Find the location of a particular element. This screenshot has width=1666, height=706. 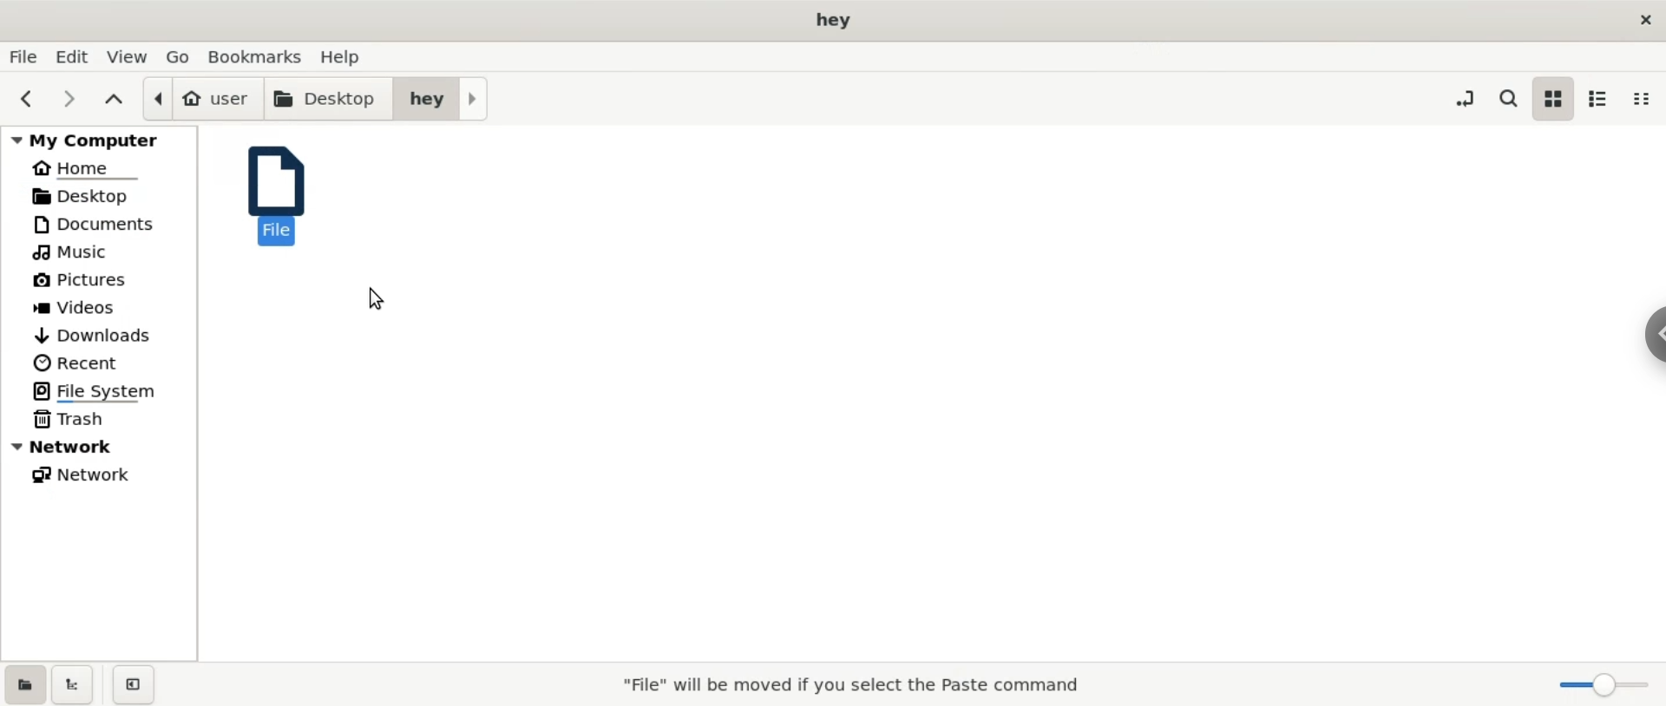

file will be moves if you selected the paste command is located at coordinates (849, 685).